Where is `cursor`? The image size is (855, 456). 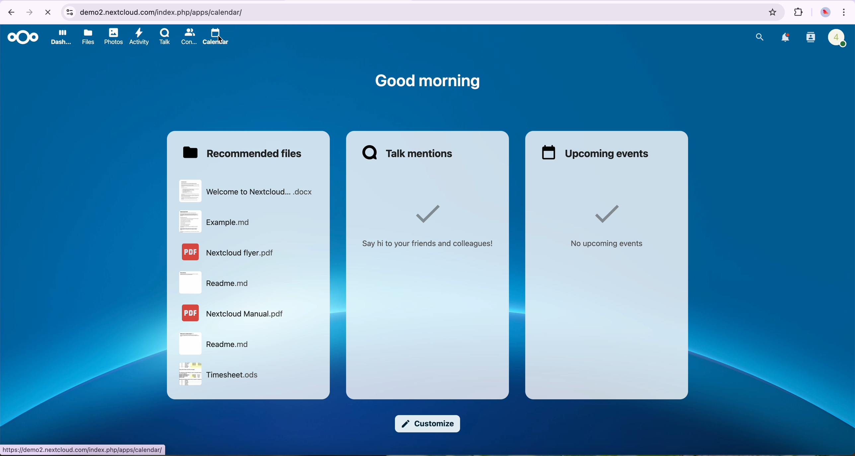
cursor is located at coordinates (222, 40).